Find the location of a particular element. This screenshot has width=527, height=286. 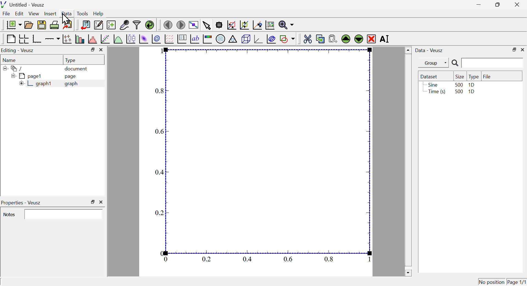

0 is located at coordinates (167, 259).